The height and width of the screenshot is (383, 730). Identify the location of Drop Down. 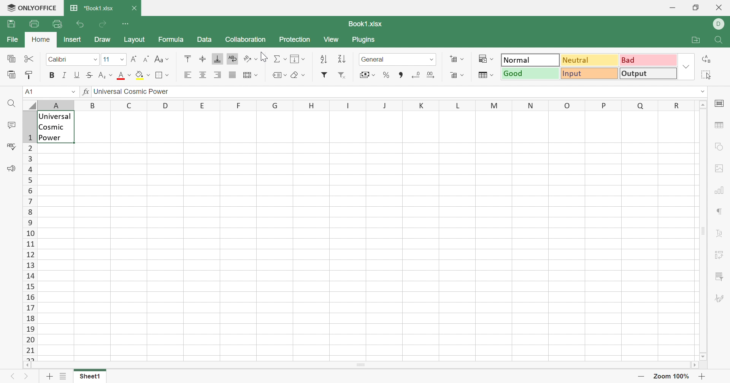
(122, 60).